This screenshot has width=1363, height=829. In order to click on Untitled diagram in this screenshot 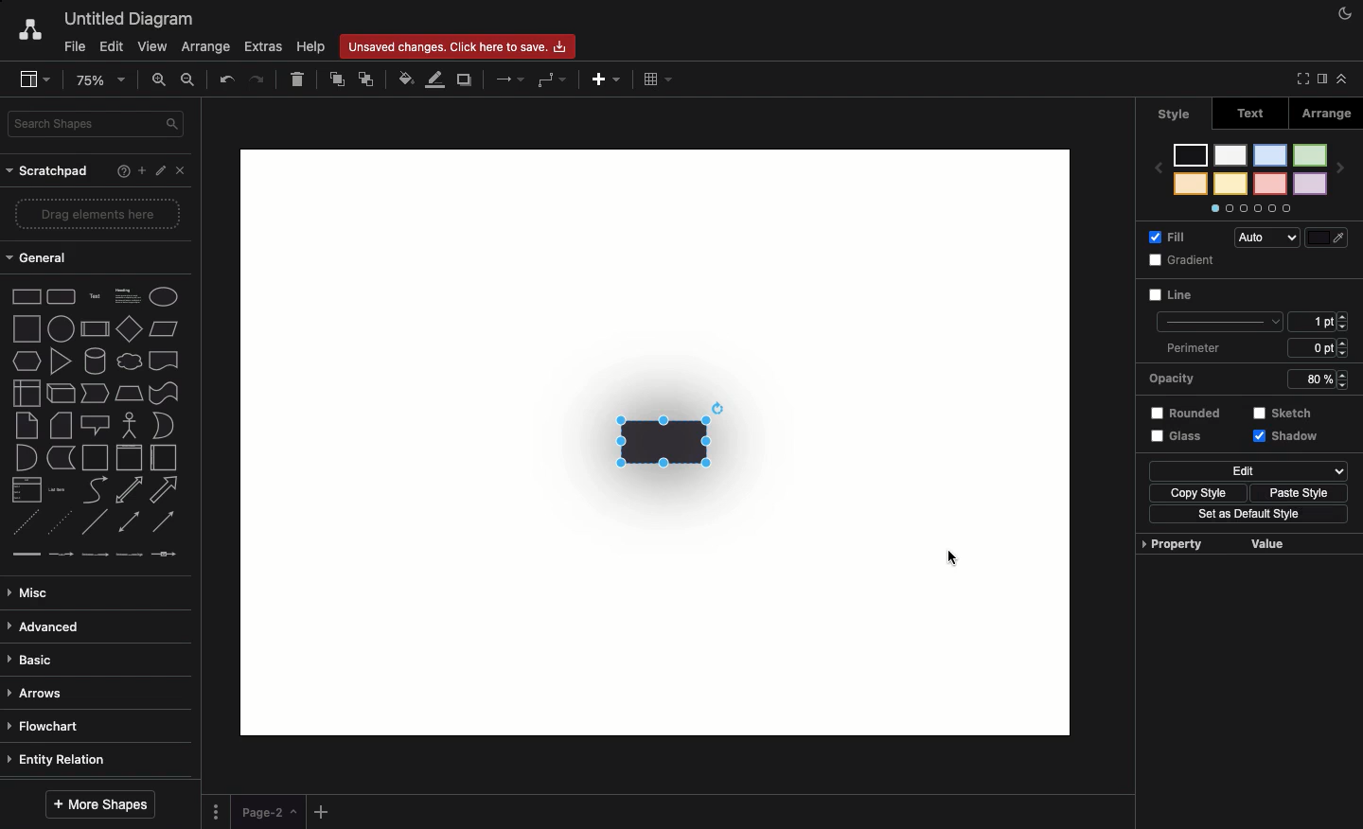, I will do `click(128, 20)`.